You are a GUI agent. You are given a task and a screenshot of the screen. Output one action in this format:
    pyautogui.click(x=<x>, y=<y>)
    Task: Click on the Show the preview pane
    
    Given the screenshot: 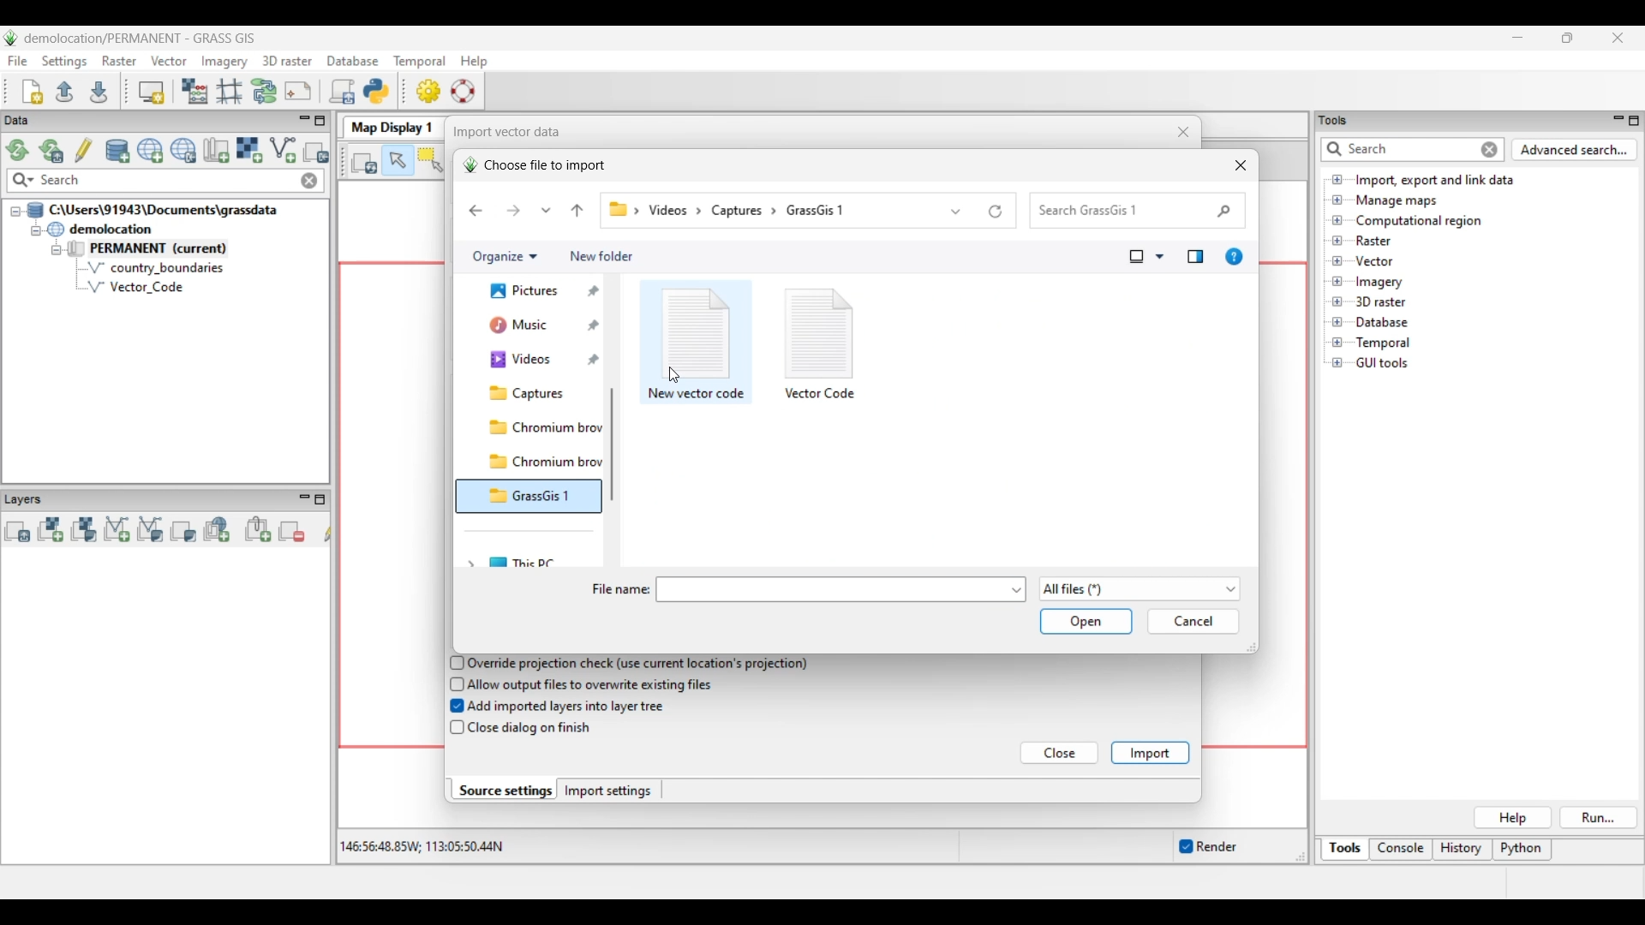 What is the action you would take?
    pyautogui.click(x=1195, y=257)
    